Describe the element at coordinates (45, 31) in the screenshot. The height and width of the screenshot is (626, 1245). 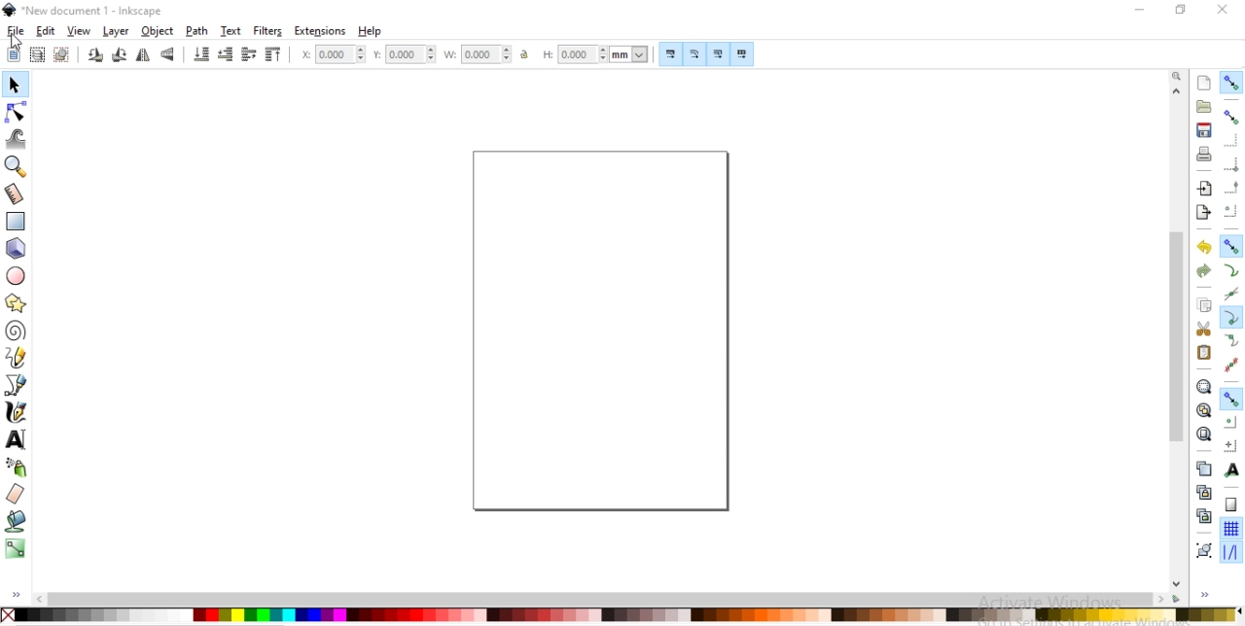
I see `edit` at that location.